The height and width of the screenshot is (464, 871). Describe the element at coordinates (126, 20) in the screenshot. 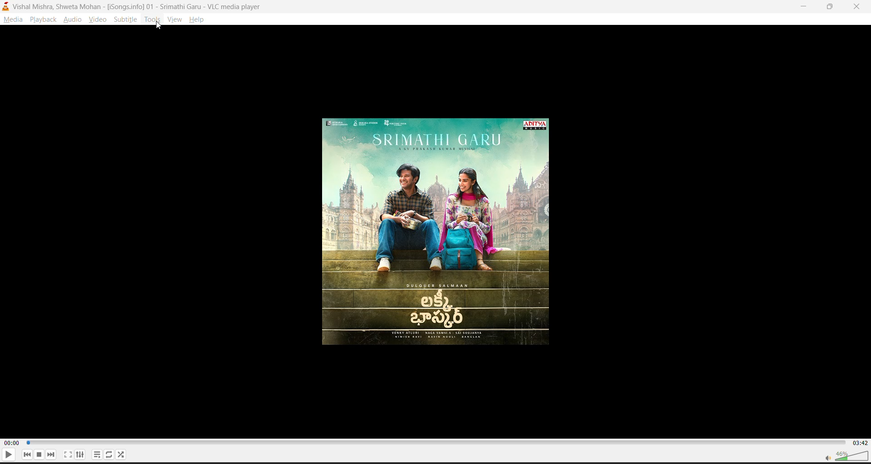

I see `subtitle` at that location.